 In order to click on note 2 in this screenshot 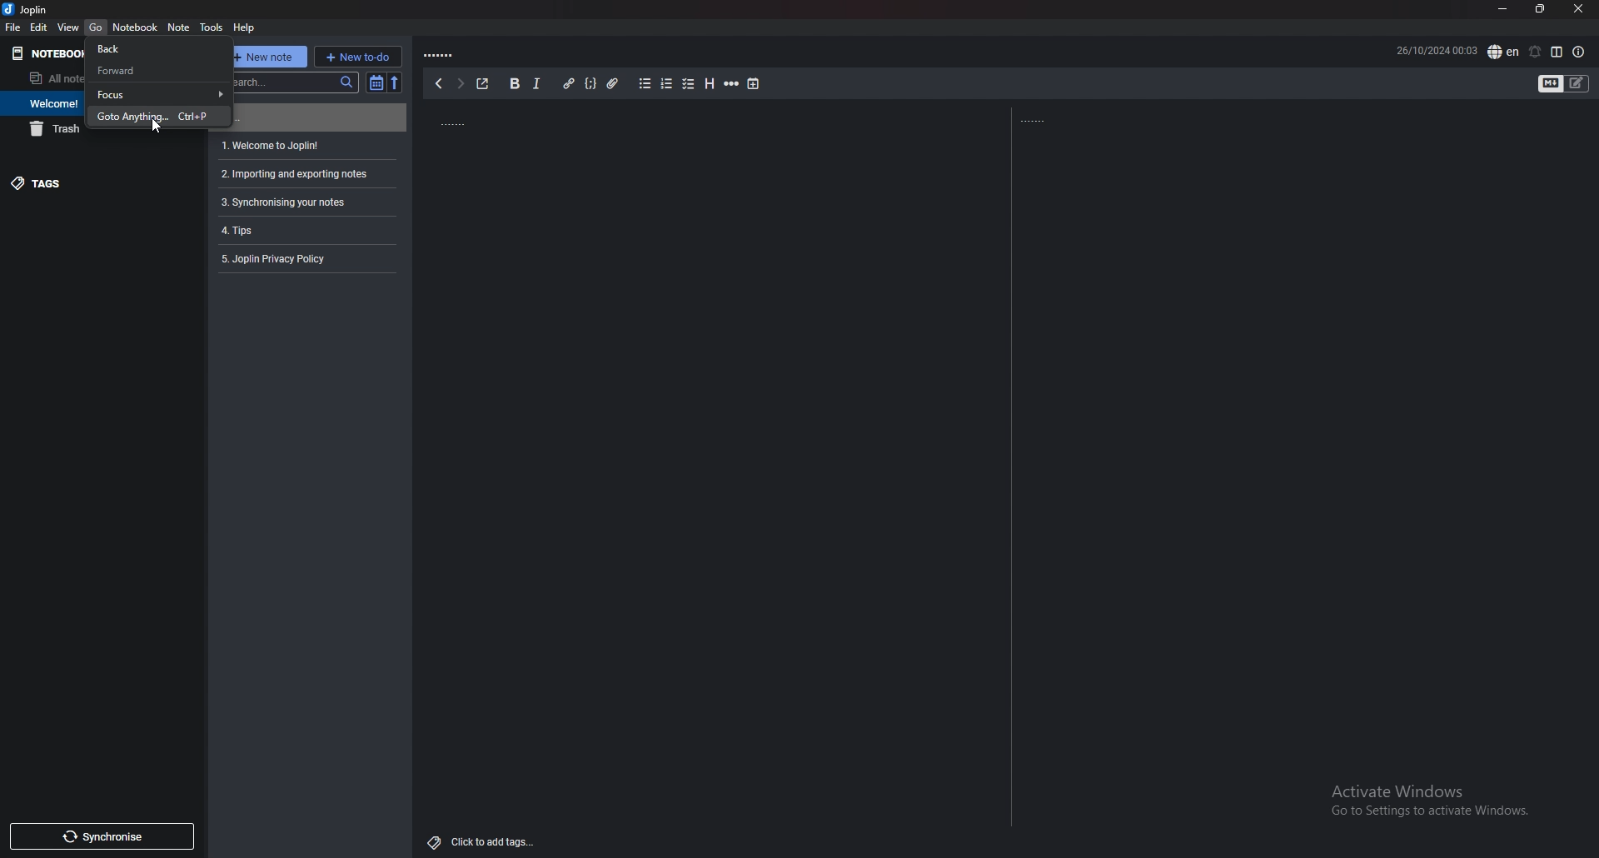, I will do `click(308, 145)`.